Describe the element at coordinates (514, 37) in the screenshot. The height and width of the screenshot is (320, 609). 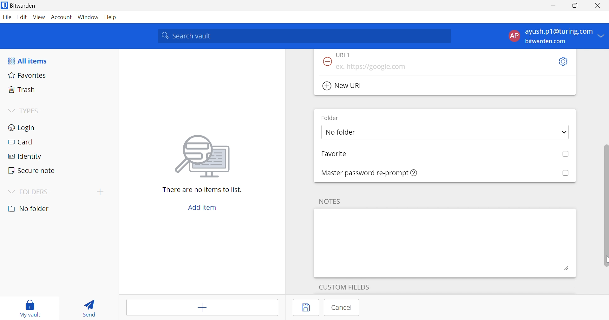
I see `AP` at that location.